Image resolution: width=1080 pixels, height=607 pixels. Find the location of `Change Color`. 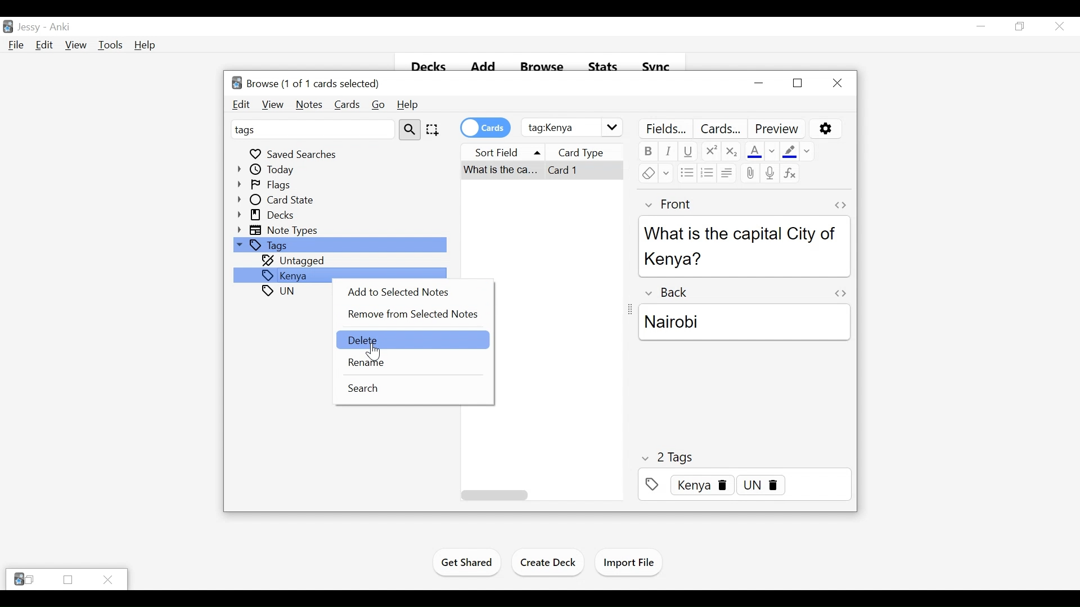

Change Color is located at coordinates (773, 150).